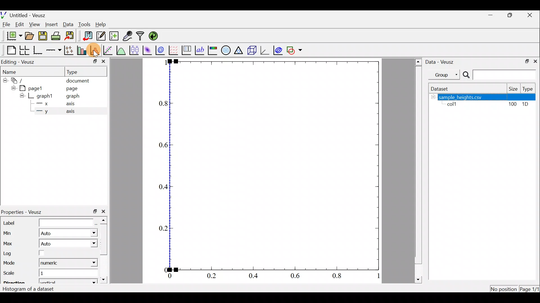 The height and width of the screenshot is (303, 540). I want to click on Scale, so click(14, 274).